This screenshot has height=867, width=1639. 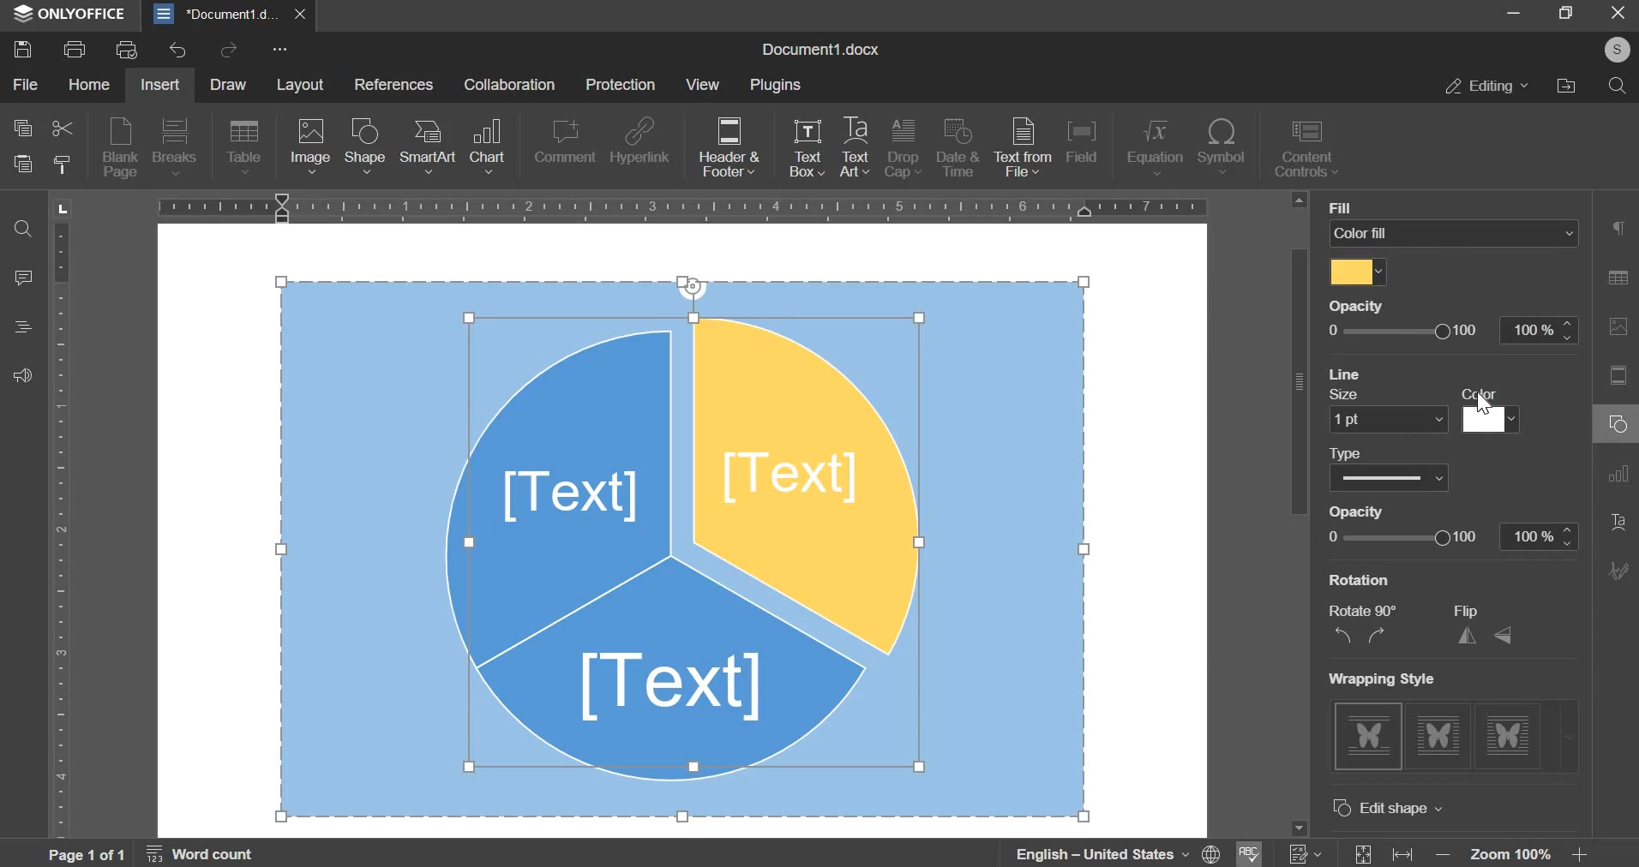 What do you see at coordinates (1348, 392) in the screenshot?
I see `` at bounding box center [1348, 392].